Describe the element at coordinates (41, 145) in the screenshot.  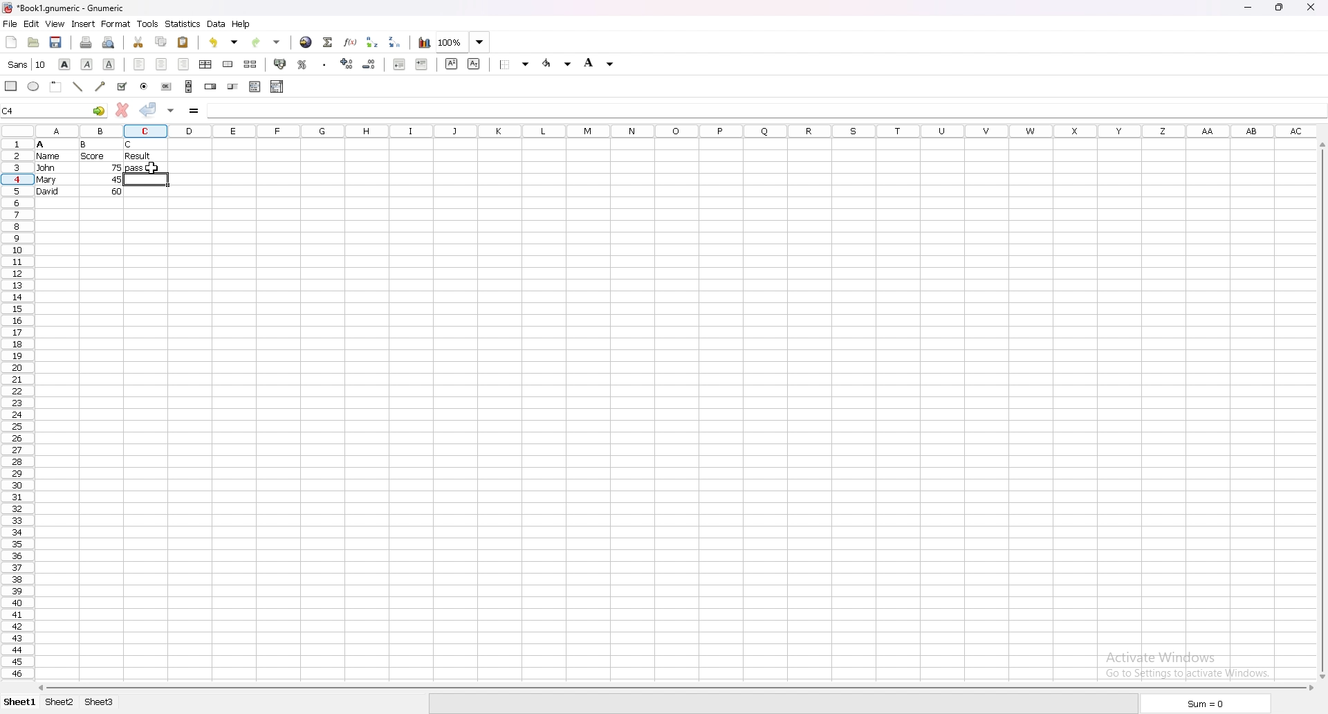
I see `a` at that location.